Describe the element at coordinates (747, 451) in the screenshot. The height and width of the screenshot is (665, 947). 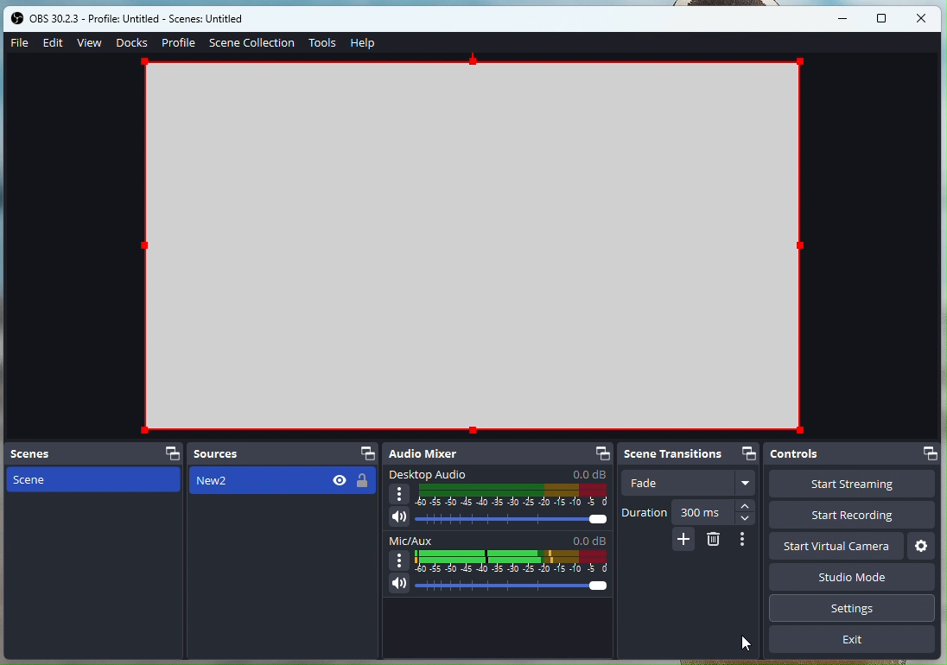
I see `Dock options` at that location.